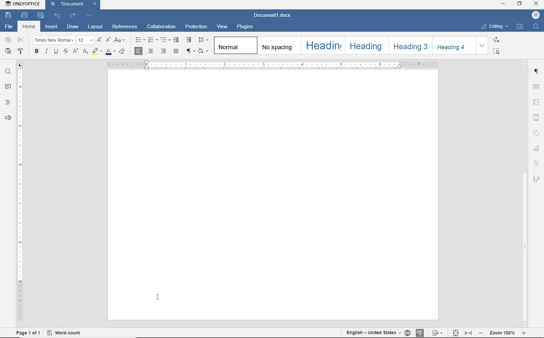  Describe the element at coordinates (495, 27) in the screenshot. I see `editing` at that location.